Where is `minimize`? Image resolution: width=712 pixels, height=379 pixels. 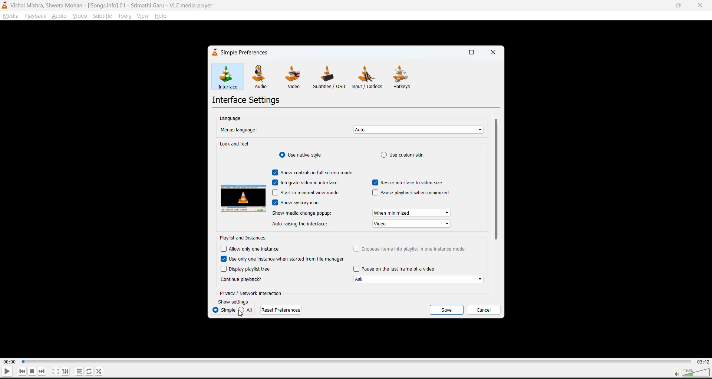
minimize is located at coordinates (448, 52).